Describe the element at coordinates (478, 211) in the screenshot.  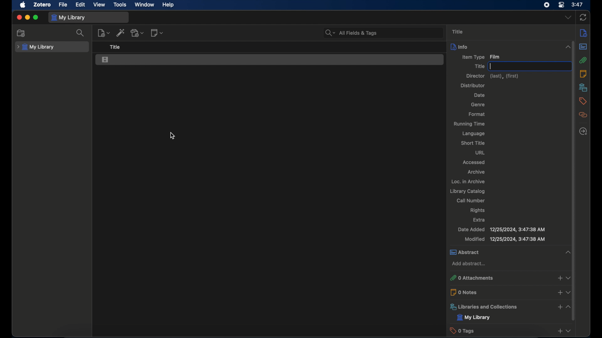
I see `rights` at that location.